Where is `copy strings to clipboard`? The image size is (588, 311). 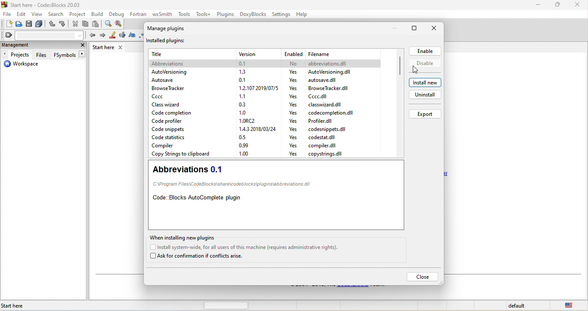
copy strings to clipboard is located at coordinates (181, 155).